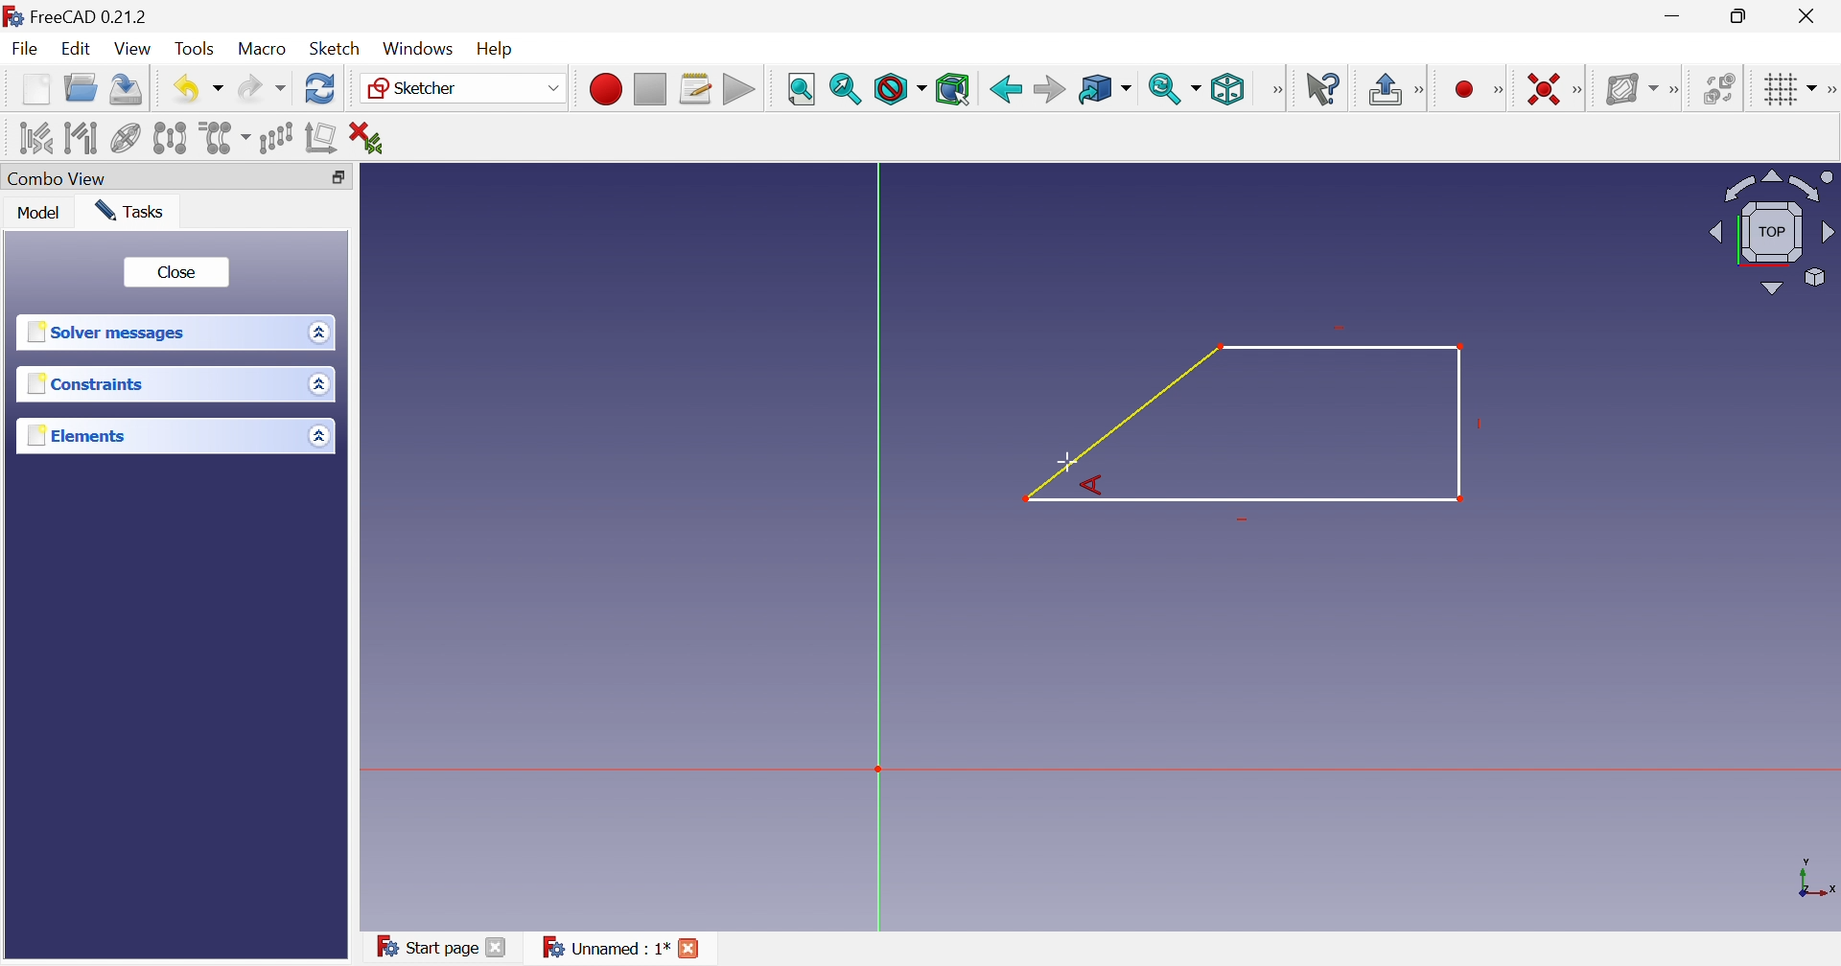  Describe the element at coordinates (28, 137) in the screenshot. I see `Select associated constraints` at that location.